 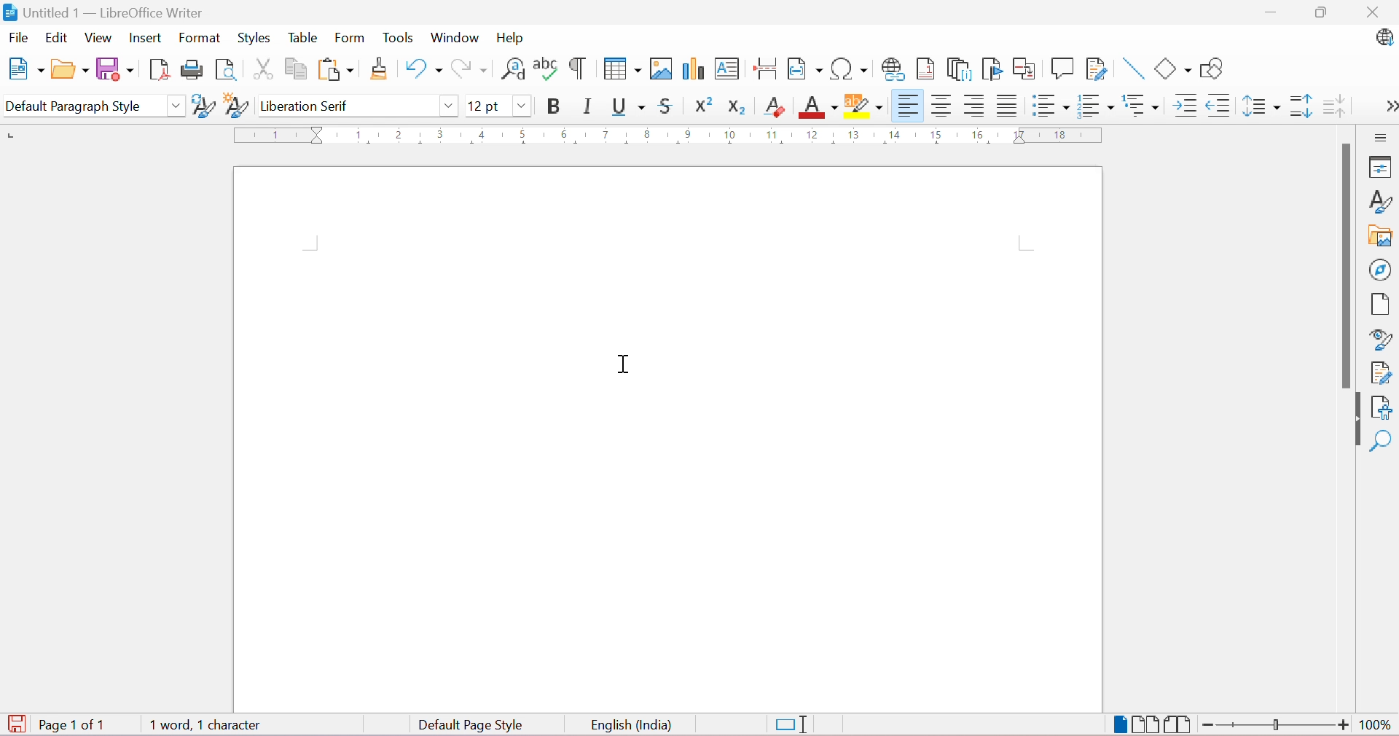 What do you see at coordinates (1269, 13) in the screenshot?
I see `Minimize` at bounding box center [1269, 13].